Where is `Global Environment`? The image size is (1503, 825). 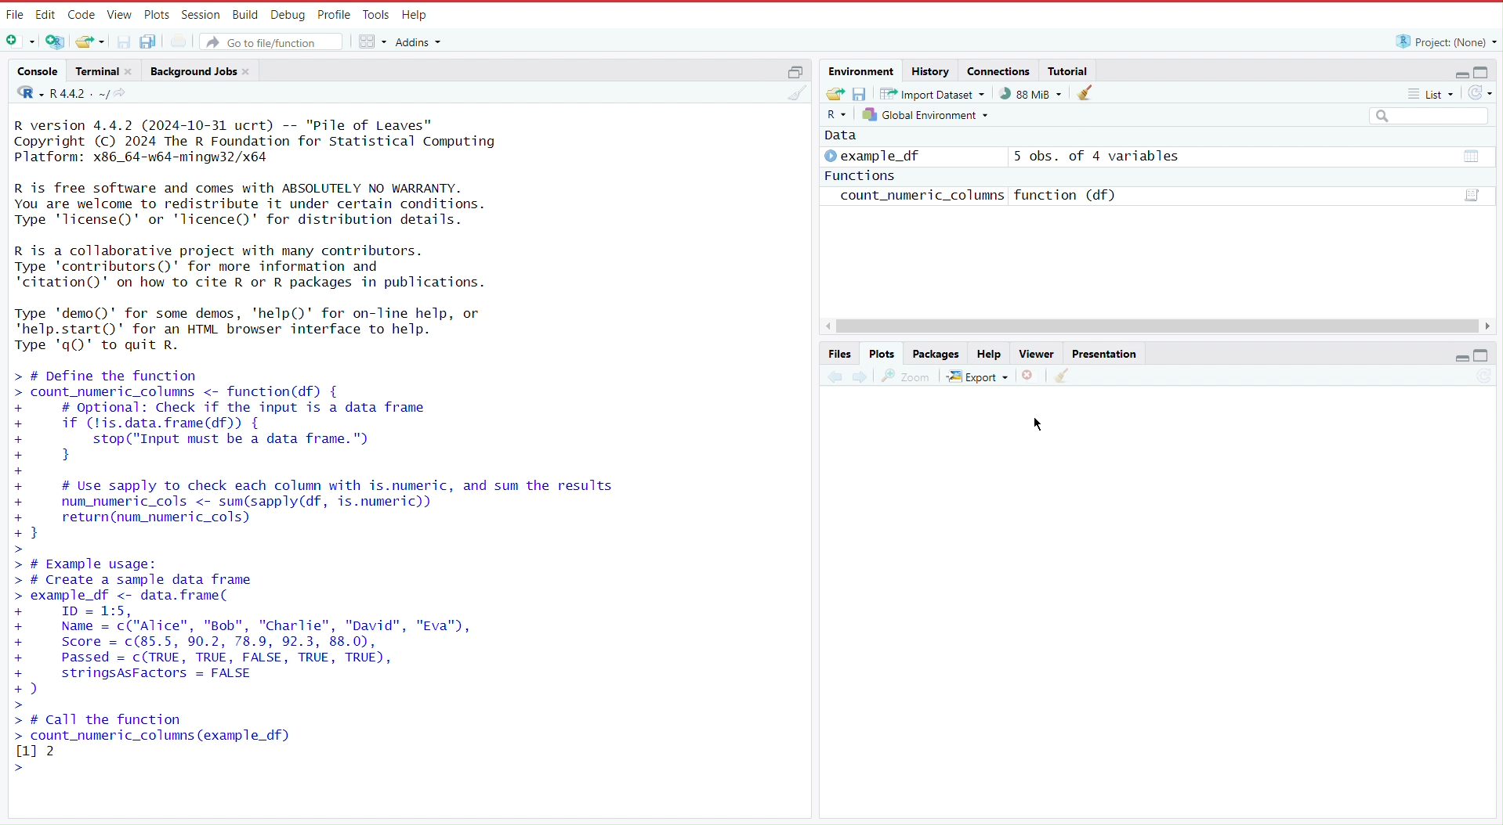 Global Environment is located at coordinates (928, 114).